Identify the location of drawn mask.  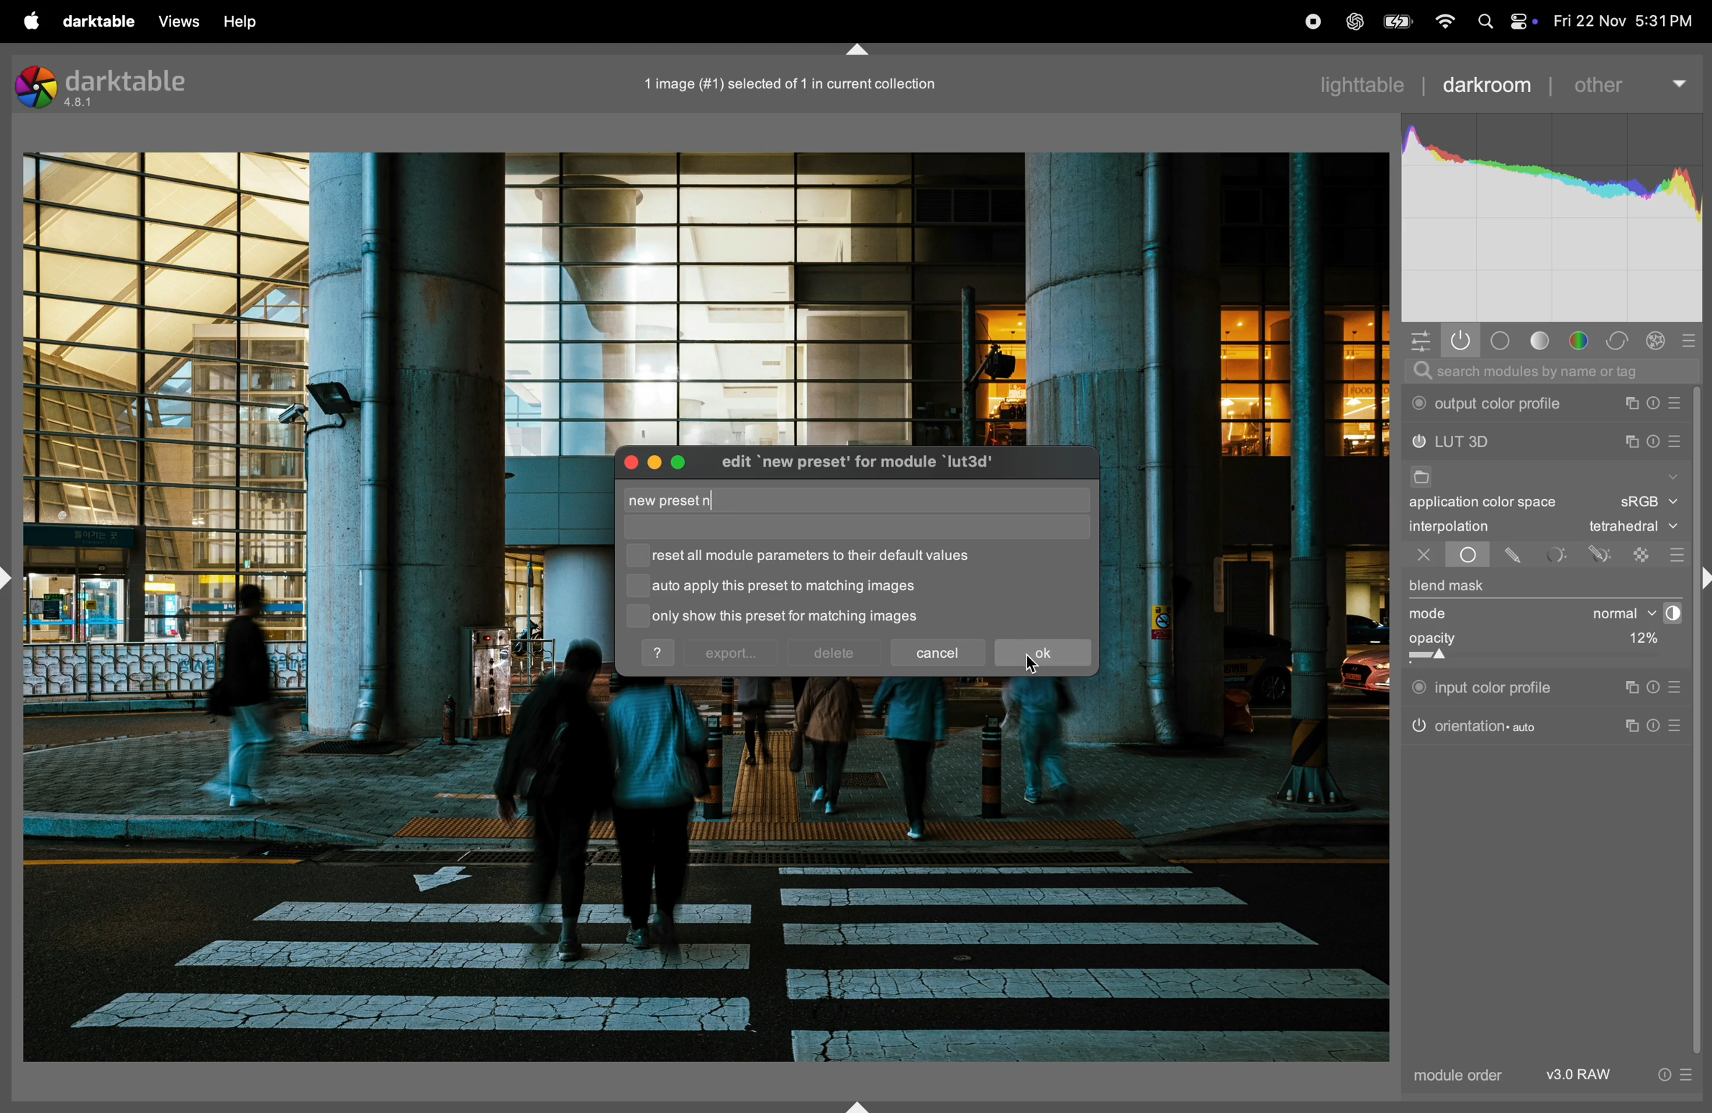
(1516, 556).